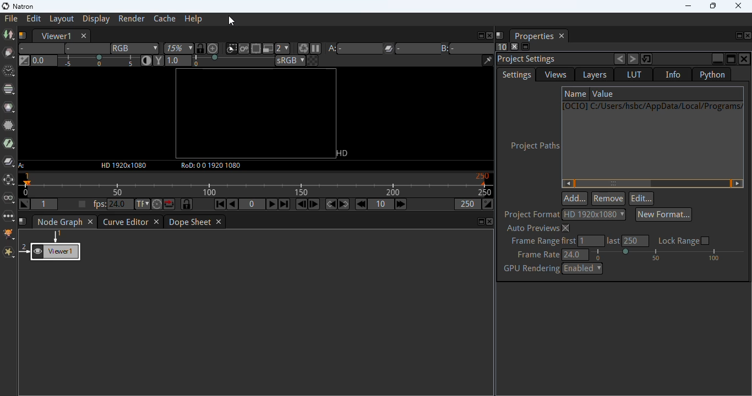  Describe the element at coordinates (214, 48) in the screenshot. I see `scales the image so it doesn't exceed the size of the viewer and centers it.` at that location.